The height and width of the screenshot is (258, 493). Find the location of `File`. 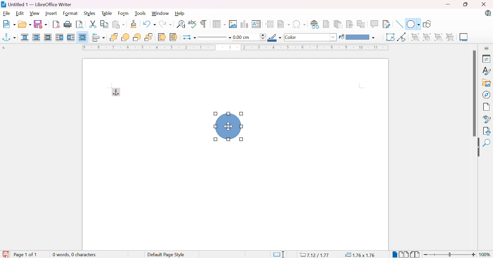

File is located at coordinates (6, 14).